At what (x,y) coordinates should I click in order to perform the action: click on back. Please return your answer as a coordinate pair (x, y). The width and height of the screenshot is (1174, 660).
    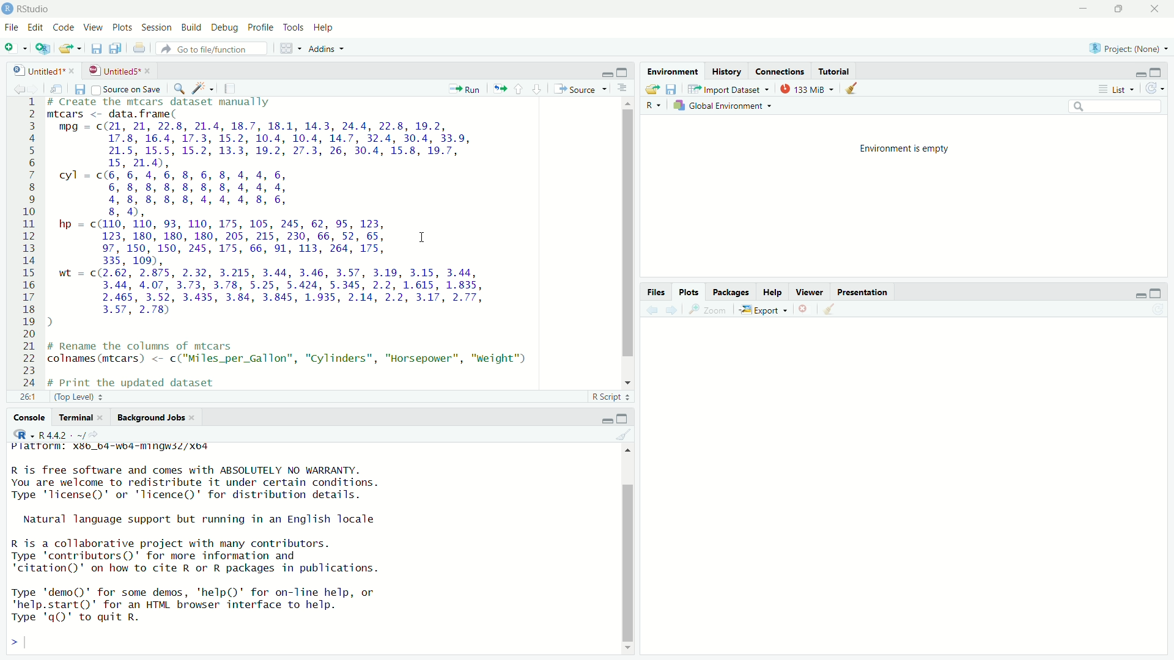
    Looking at the image, I should click on (13, 87).